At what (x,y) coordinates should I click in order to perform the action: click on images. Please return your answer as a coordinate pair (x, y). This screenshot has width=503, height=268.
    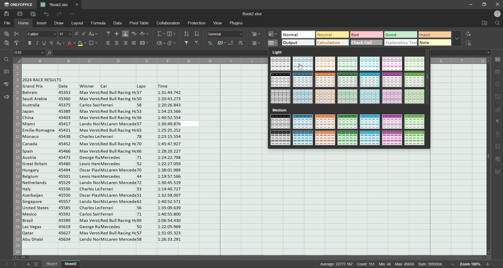
    Looking at the image, I should click on (498, 97).